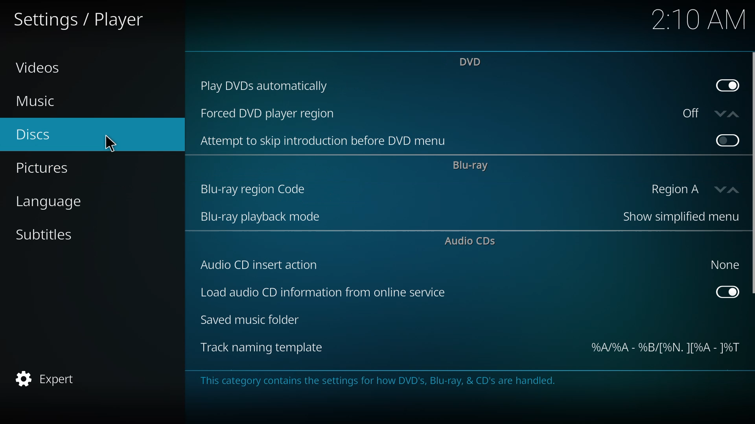  Describe the element at coordinates (676, 216) in the screenshot. I see `show simplified menu` at that location.